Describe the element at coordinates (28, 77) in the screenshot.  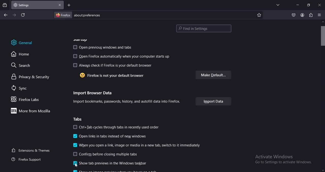
I see `privacy& security` at that location.